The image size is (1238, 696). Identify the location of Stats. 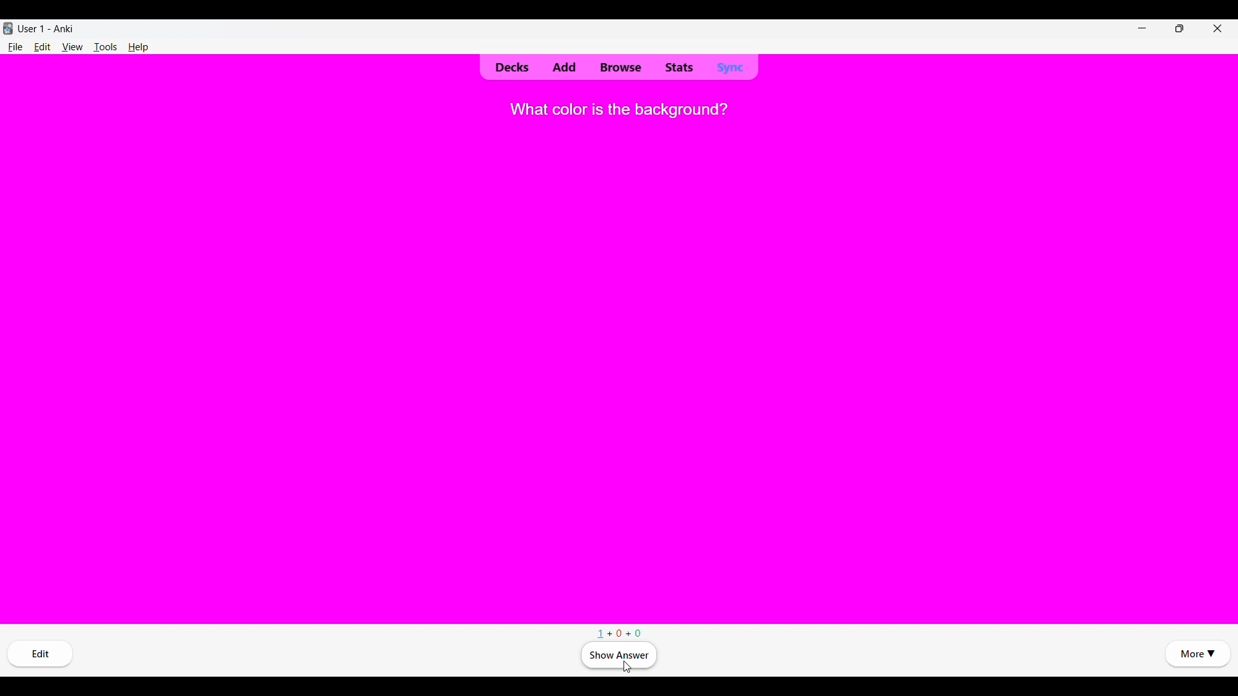
(676, 66).